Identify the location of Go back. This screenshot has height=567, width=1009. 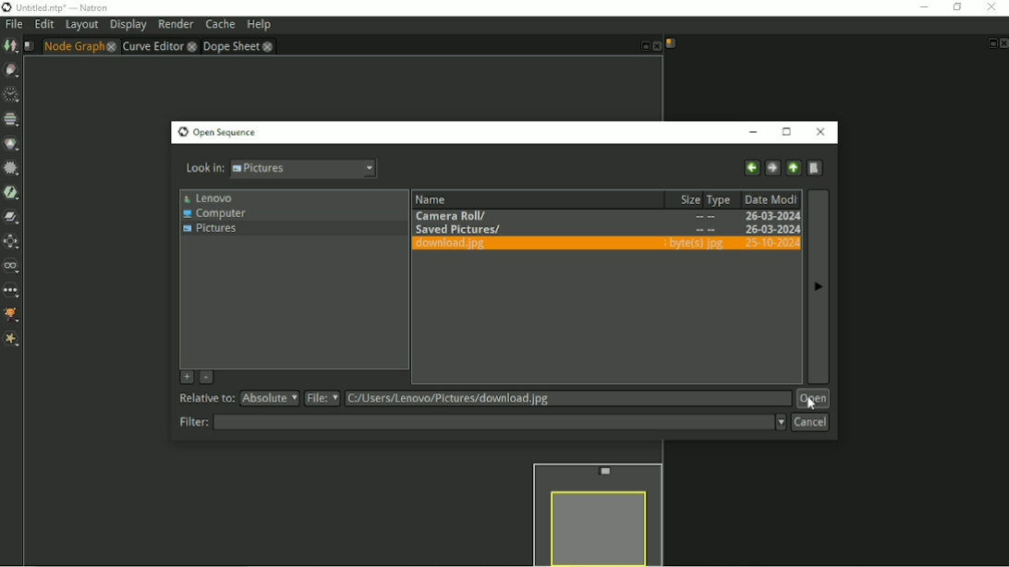
(750, 168).